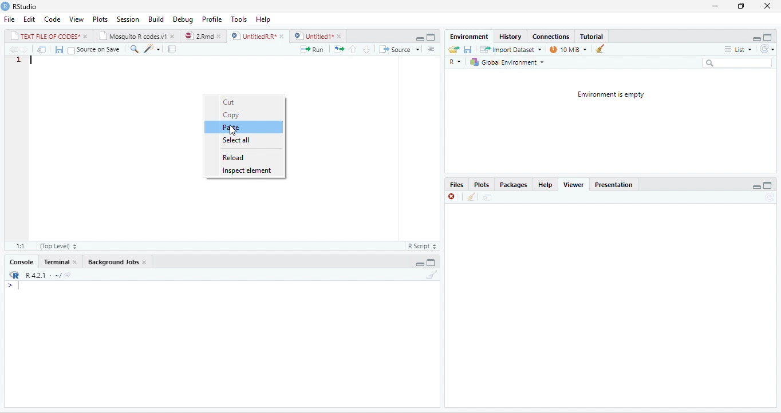 This screenshot has width=781, height=413. What do you see at coordinates (282, 35) in the screenshot?
I see `close` at bounding box center [282, 35].